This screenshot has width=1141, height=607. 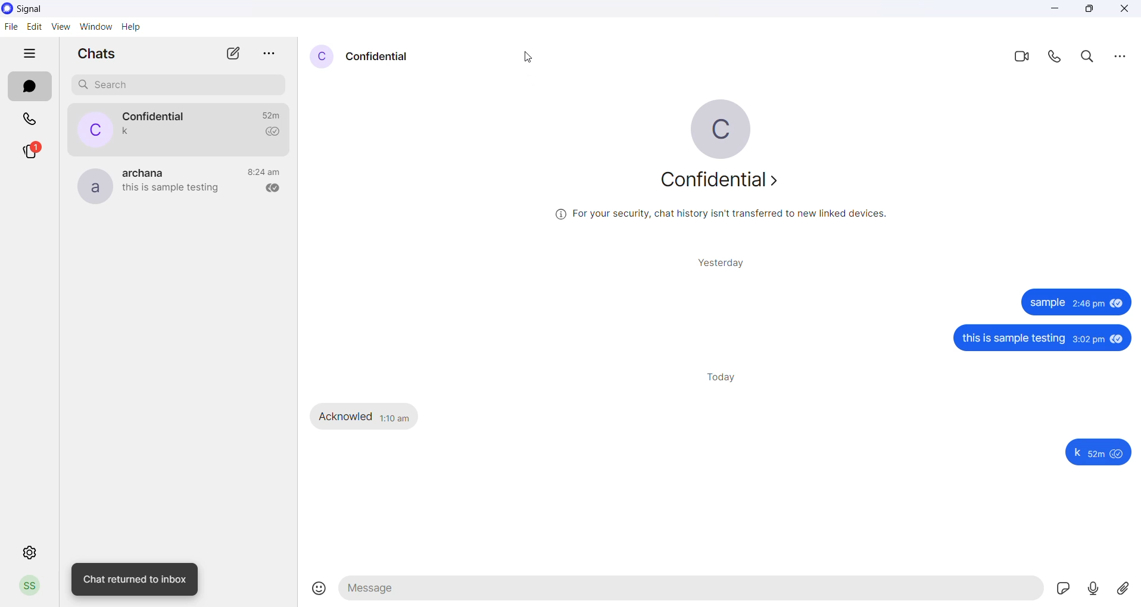 What do you see at coordinates (32, 26) in the screenshot?
I see `edit` at bounding box center [32, 26].